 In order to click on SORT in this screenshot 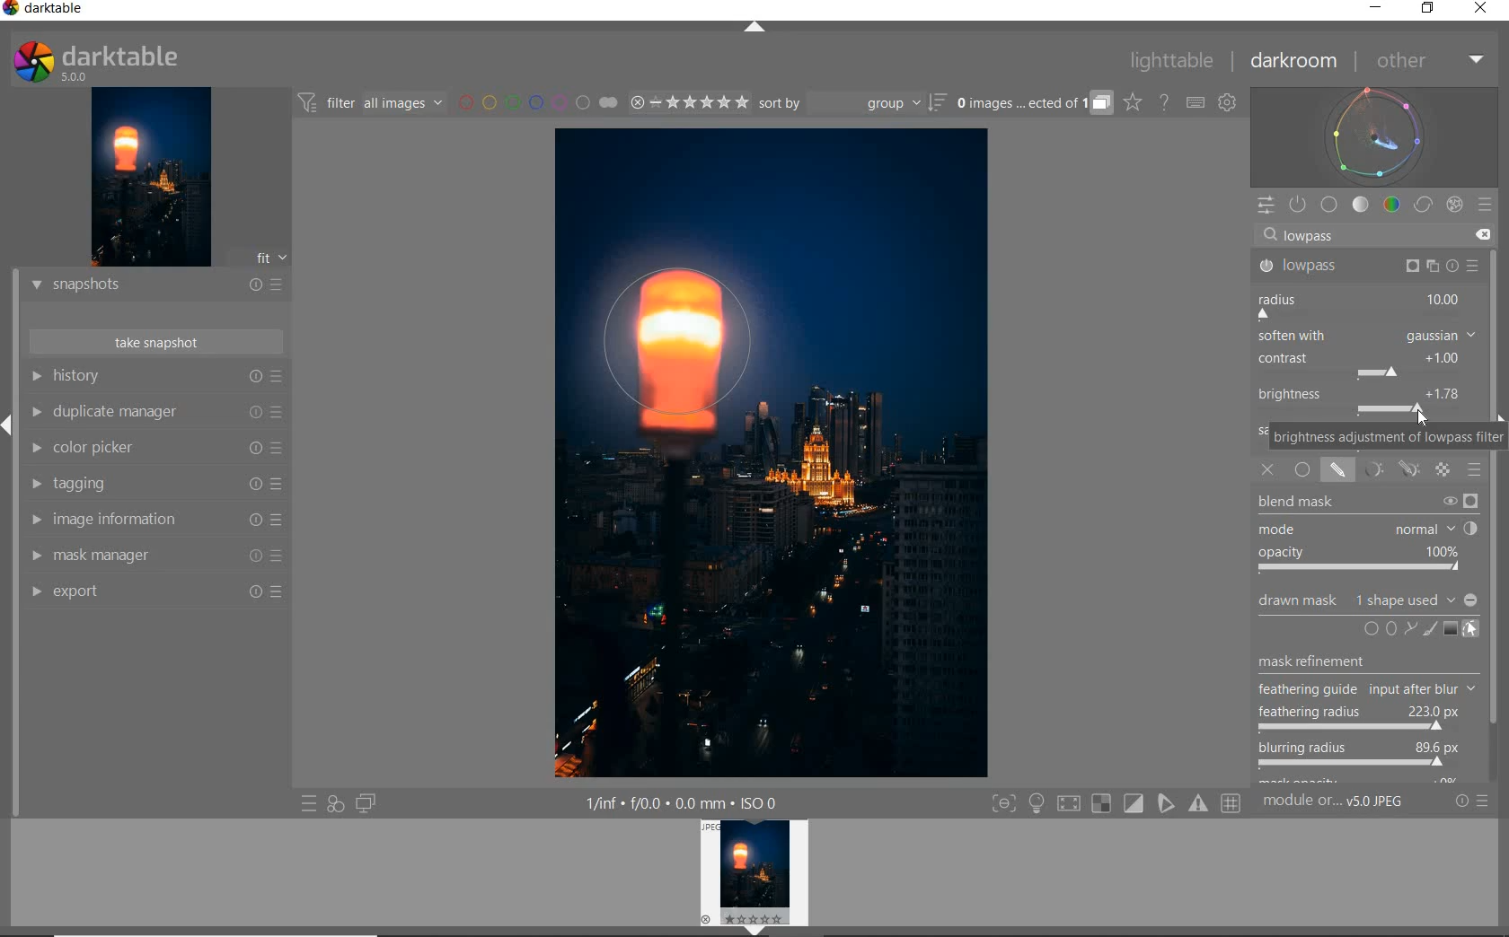, I will do `click(851, 105)`.